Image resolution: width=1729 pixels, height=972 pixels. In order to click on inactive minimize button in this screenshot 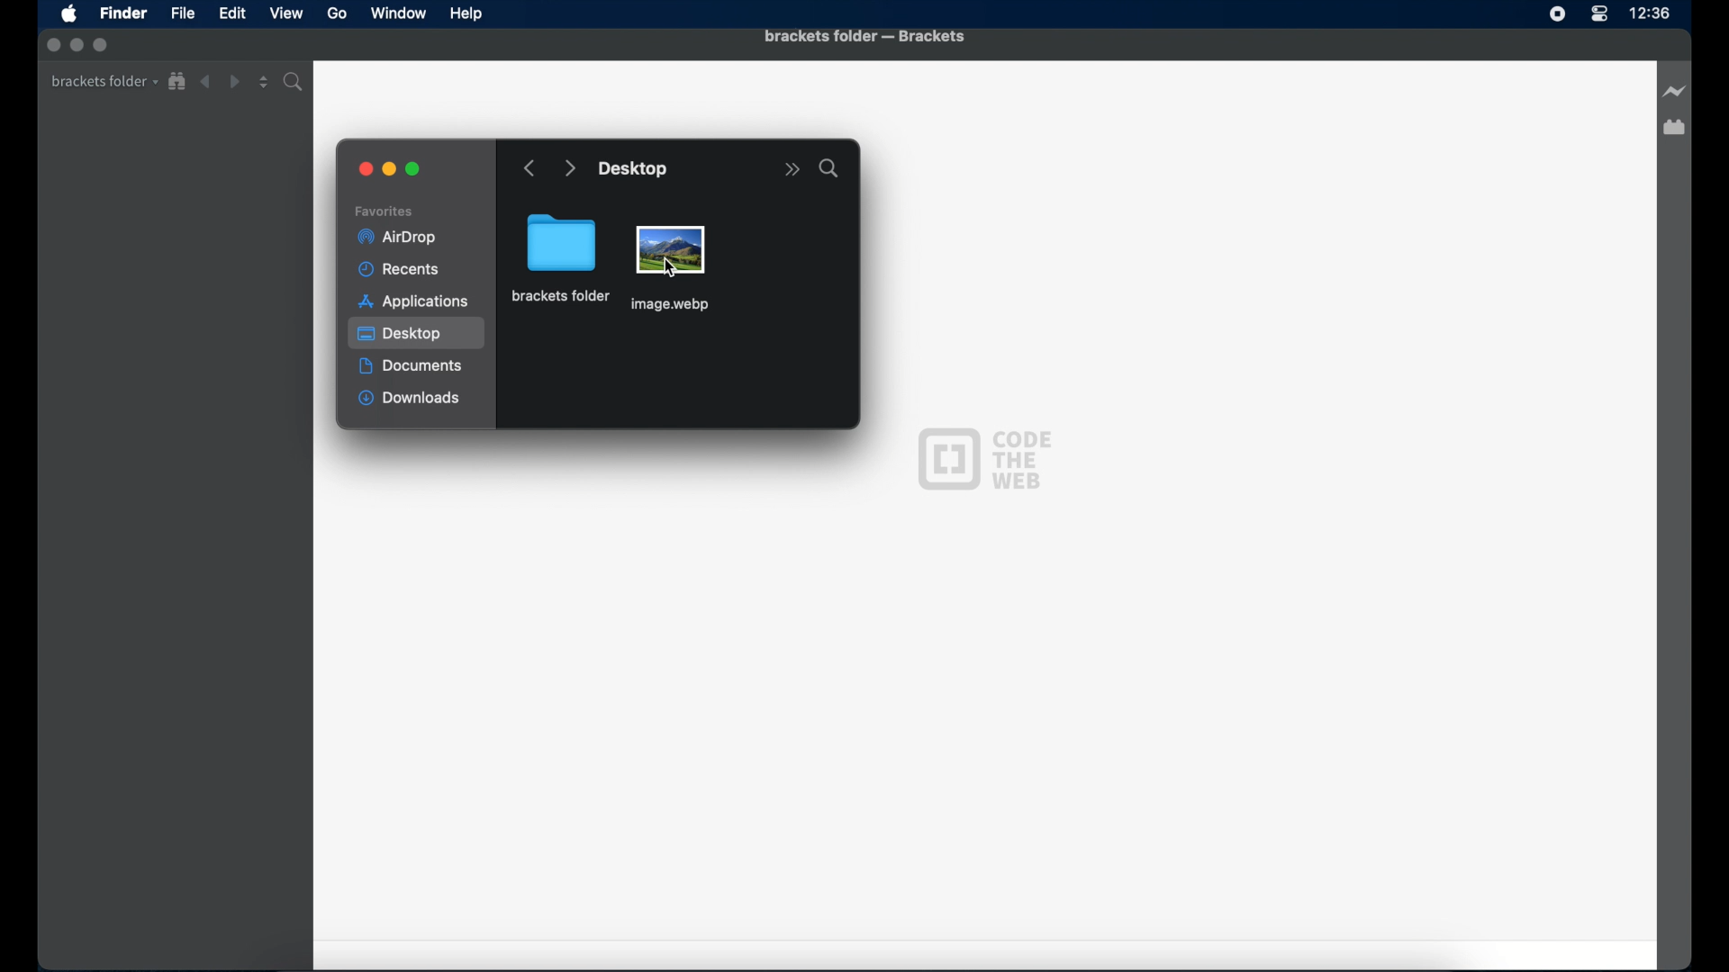, I will do `click(77, 46)`.